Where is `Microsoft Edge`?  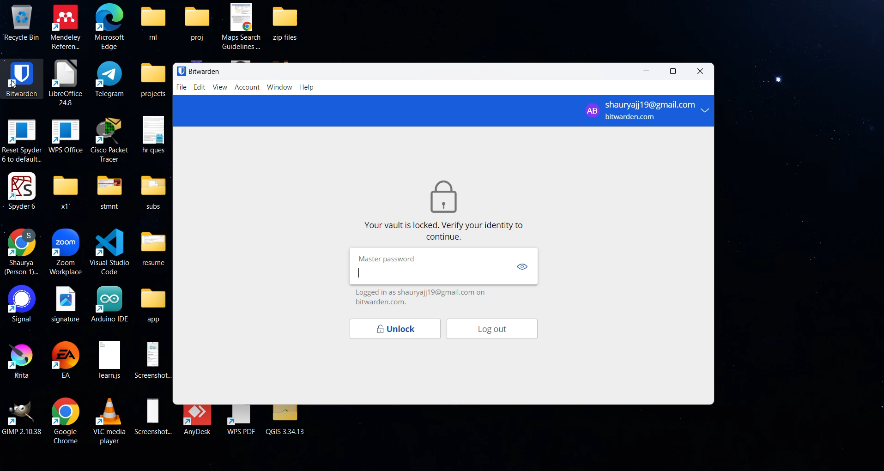
Microsoft Edge is located at coordinates (110, 27).